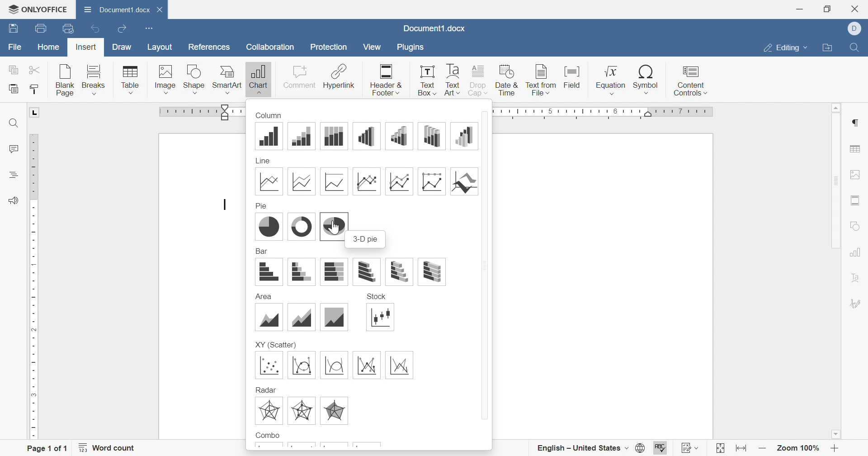 The width and height of the screenshot is (868, 456). Describe the element at coordinates (35, 91) in the screenshot. I see `Copy Style` at that location.